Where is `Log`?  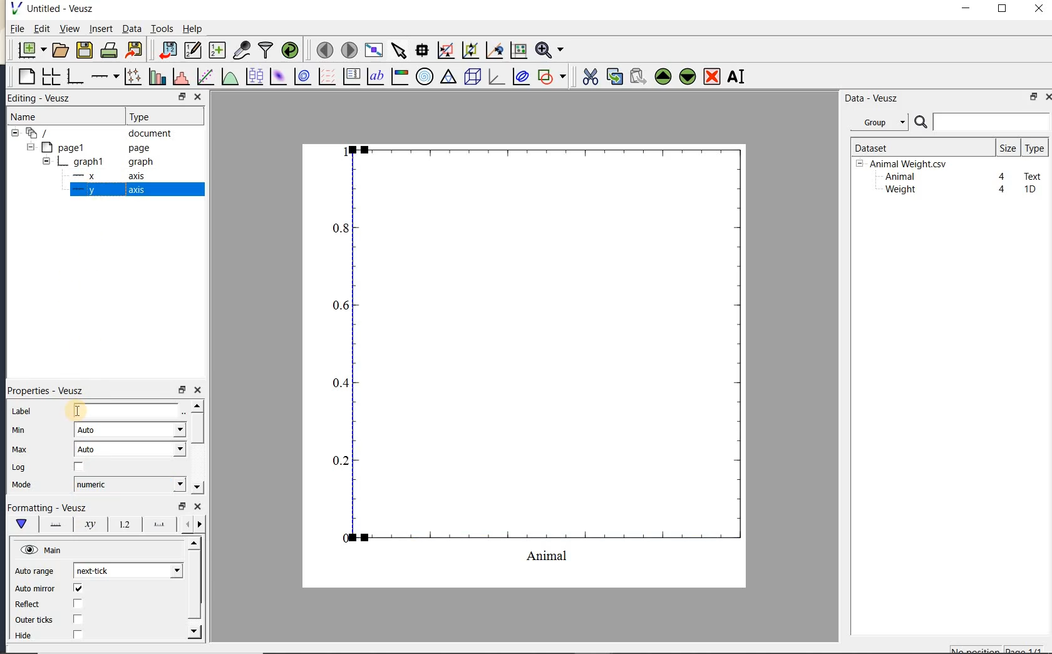
Log is located at coordinates (19, 467).